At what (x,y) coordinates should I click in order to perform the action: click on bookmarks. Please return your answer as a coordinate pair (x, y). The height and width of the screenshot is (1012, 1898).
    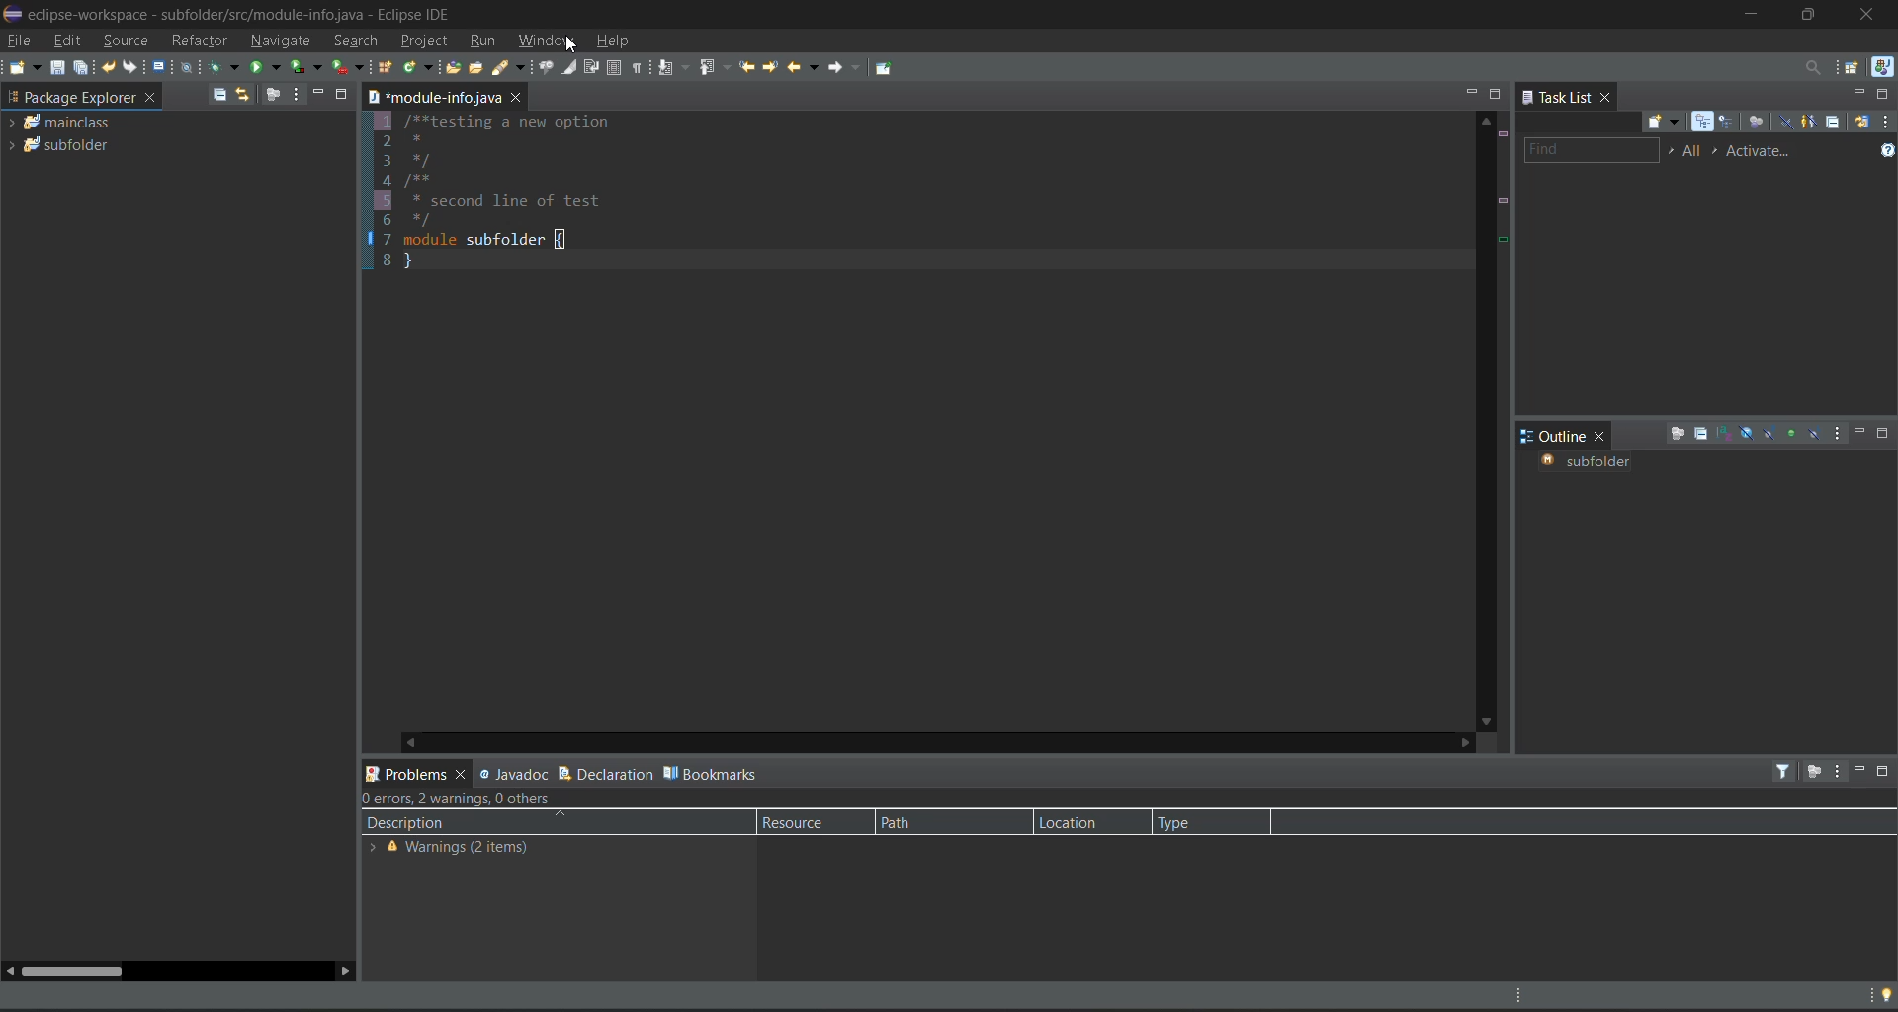
    Looking at the image, I should click on (710, 774).